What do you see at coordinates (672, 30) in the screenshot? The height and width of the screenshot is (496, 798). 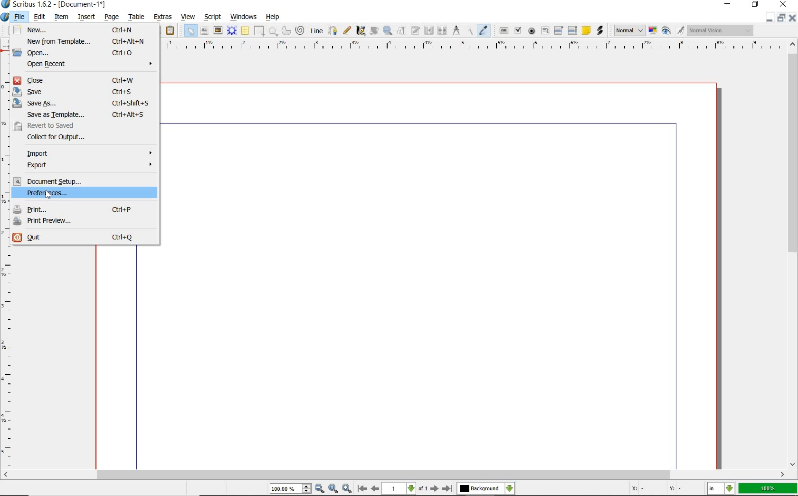 I see `preview mode` at bounding box center [672, 30].